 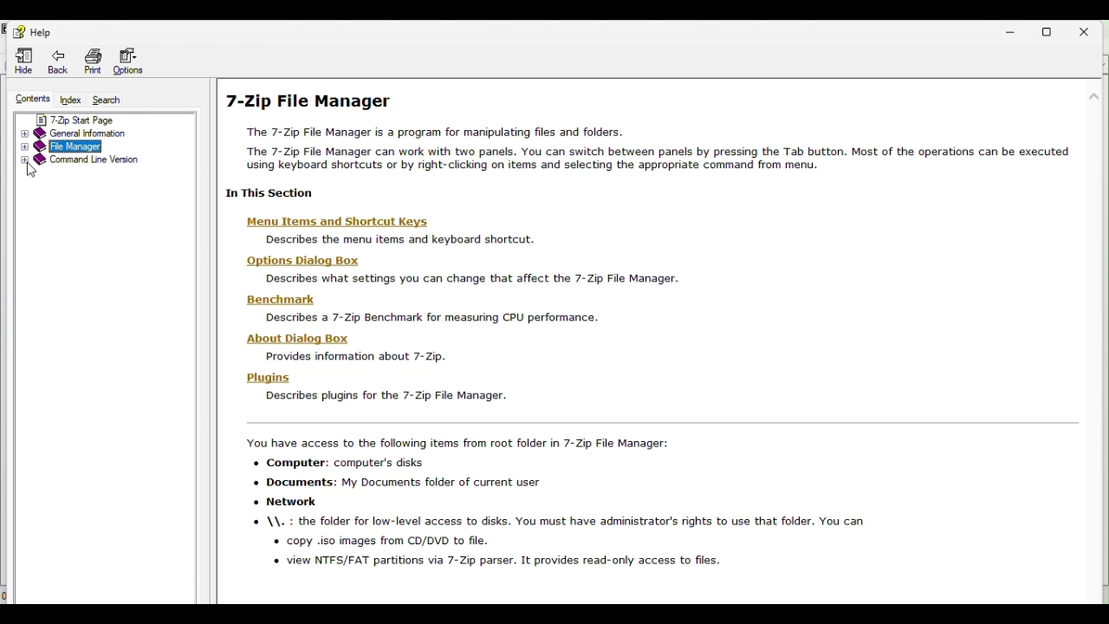 What do you see at coordinates (1096, 271) in the screenshot?
I see `scroll bar` at bounding box center [1096, 271].